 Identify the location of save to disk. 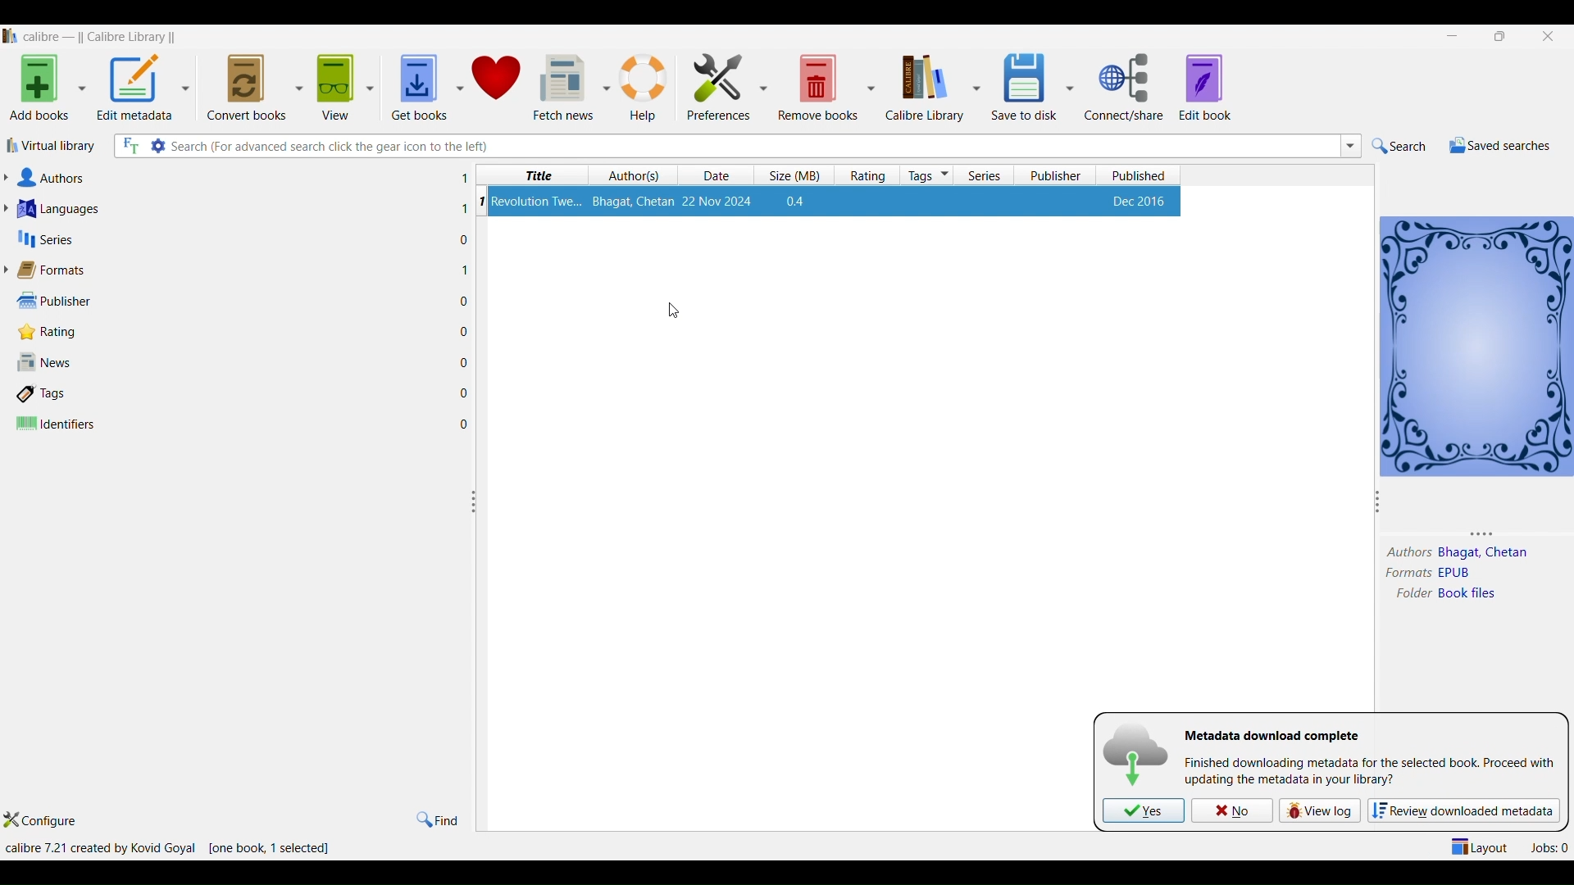
(1022, 84).